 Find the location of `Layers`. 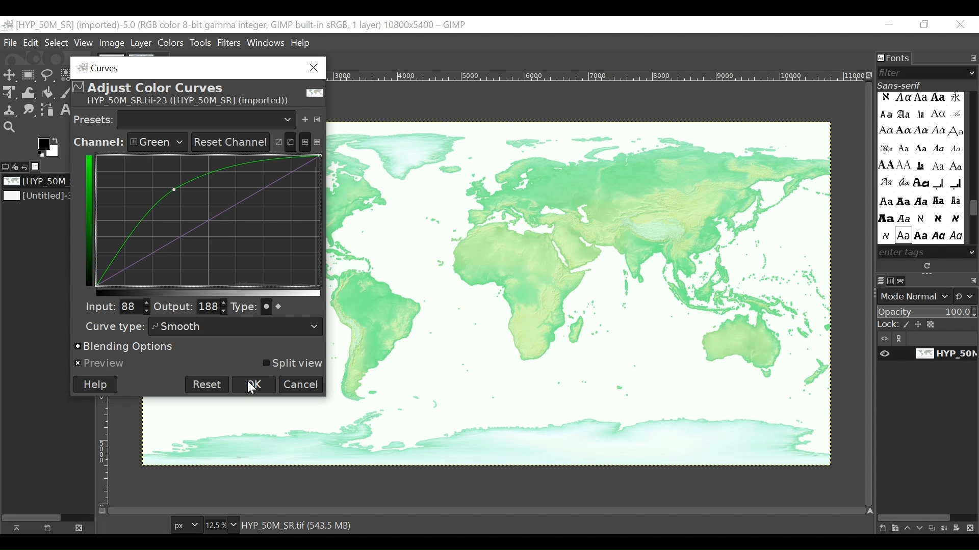

Layers is located at coordinates (881, 281).